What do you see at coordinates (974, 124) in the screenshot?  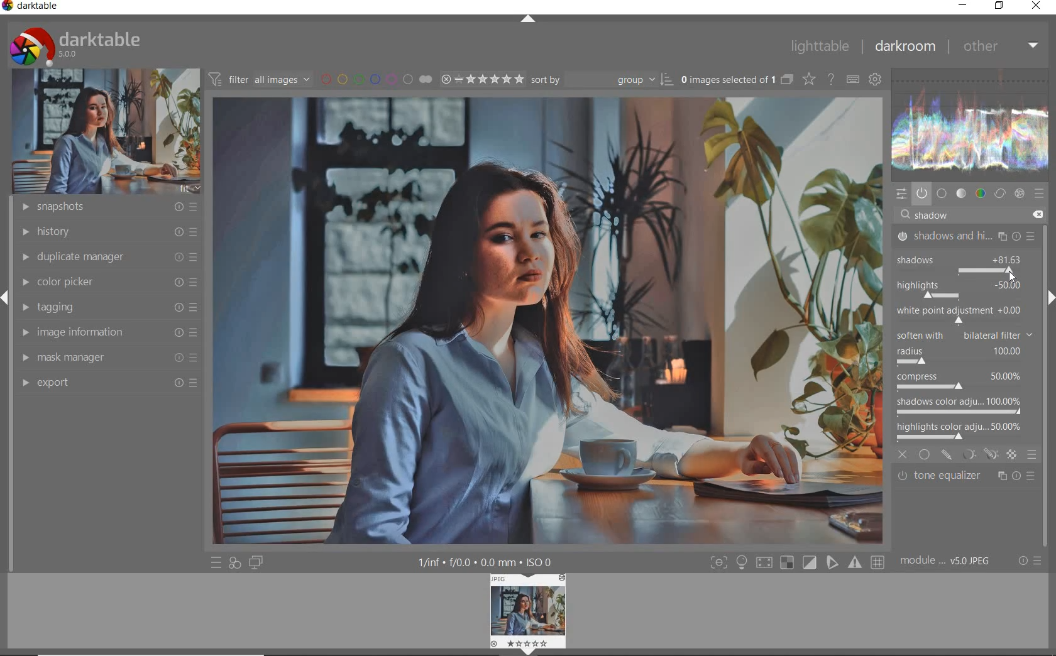 I see `waveform` at bounding box center [974, 124].